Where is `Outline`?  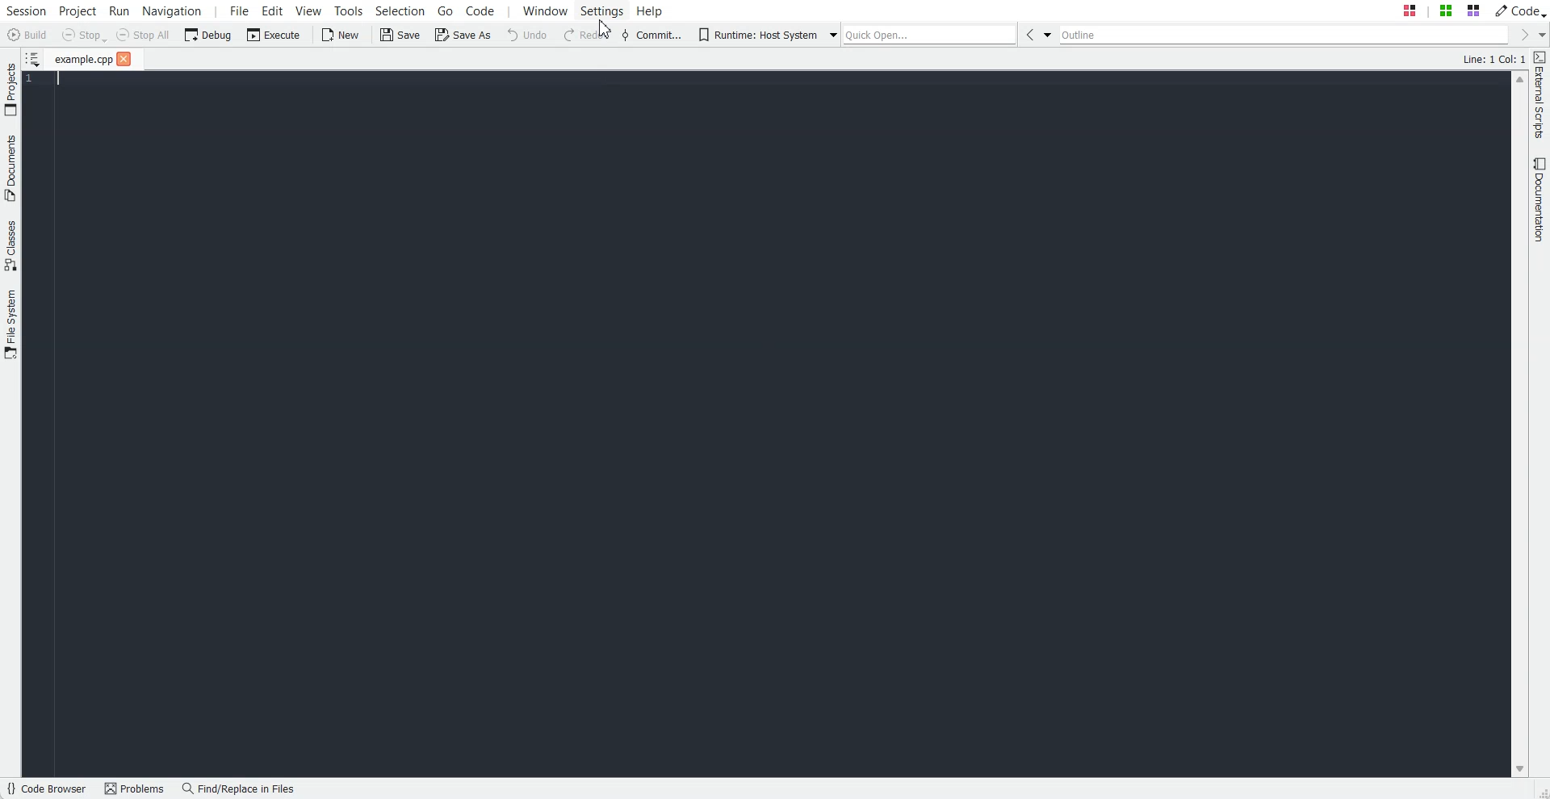 Outline is located at coordinates (1283, 34).